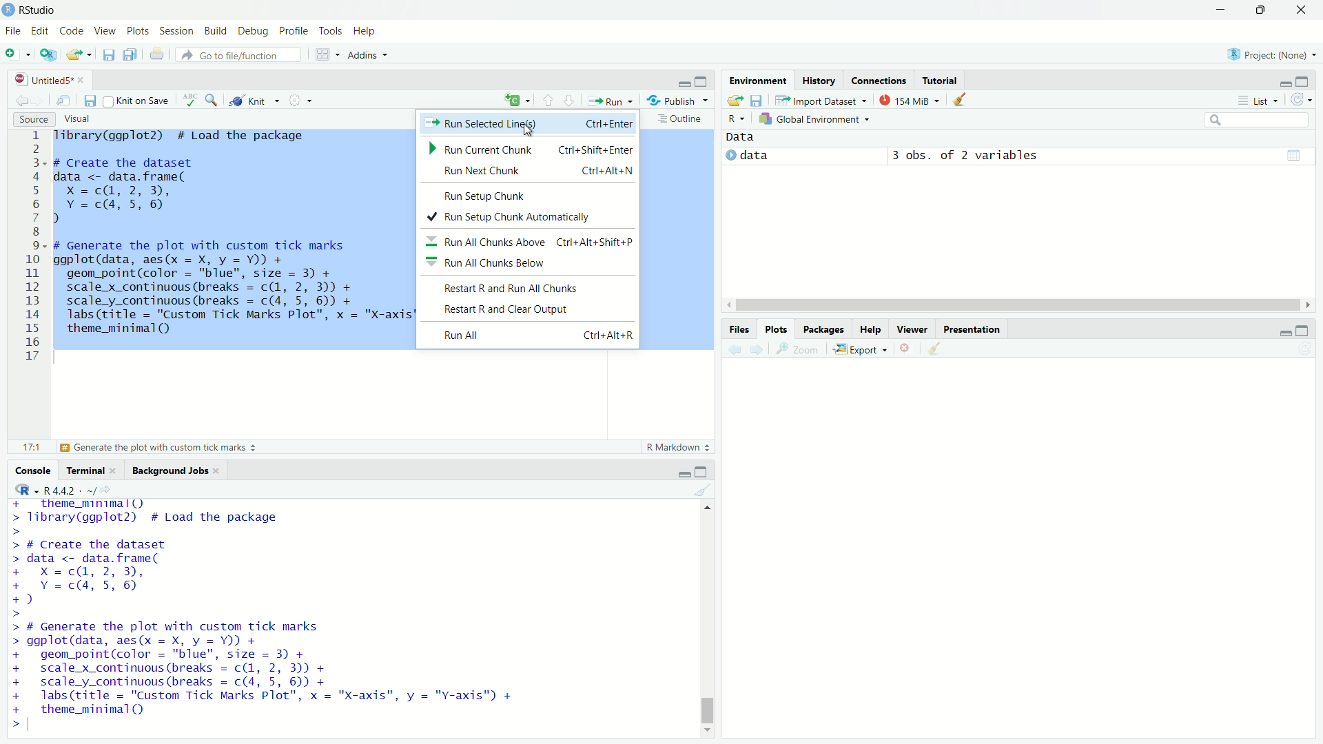 This screenshot has width=1323, height=744. Describe the element at coordinates (214, 101) in the screenshot. I see `find/replace` at that location.